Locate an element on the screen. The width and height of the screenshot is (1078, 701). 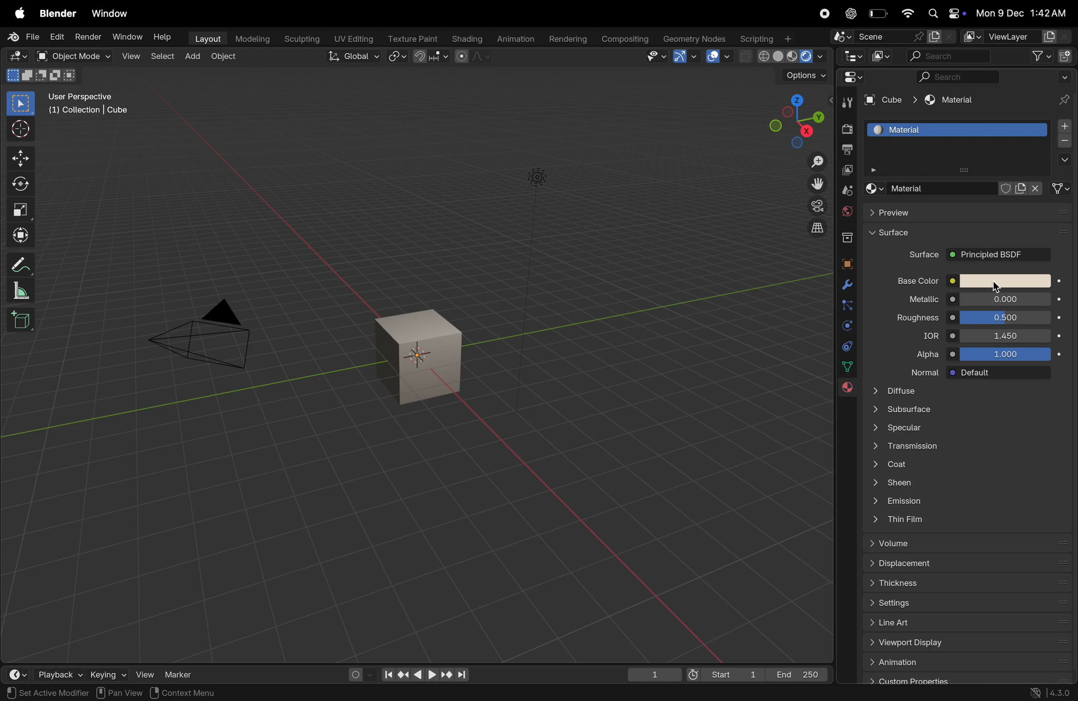
scene is located at coordinates (889, 36).